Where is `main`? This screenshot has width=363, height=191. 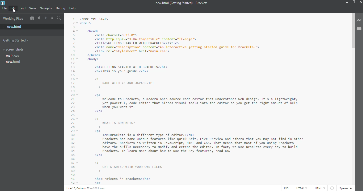 main is located at coordinates (13, 56).